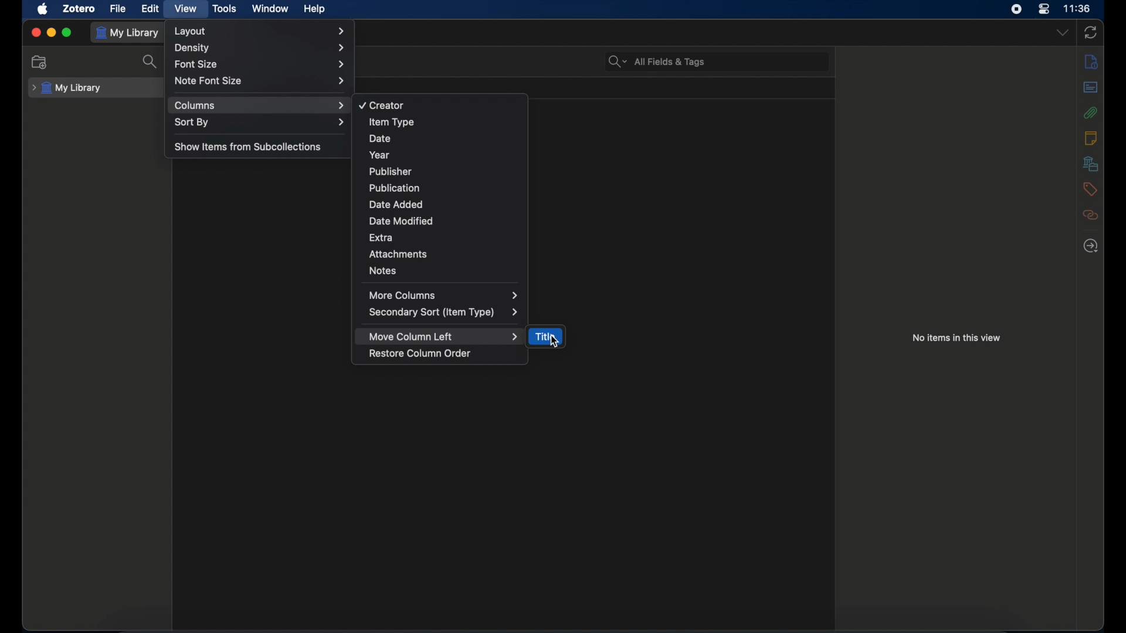  Describe the element at coordinates (36, 32) in the screenshot. I see `close` at that location.